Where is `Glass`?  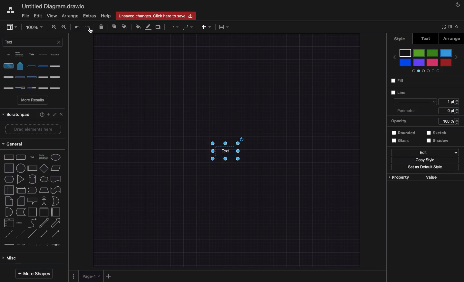
Glass is located at coordinates (399, 140).